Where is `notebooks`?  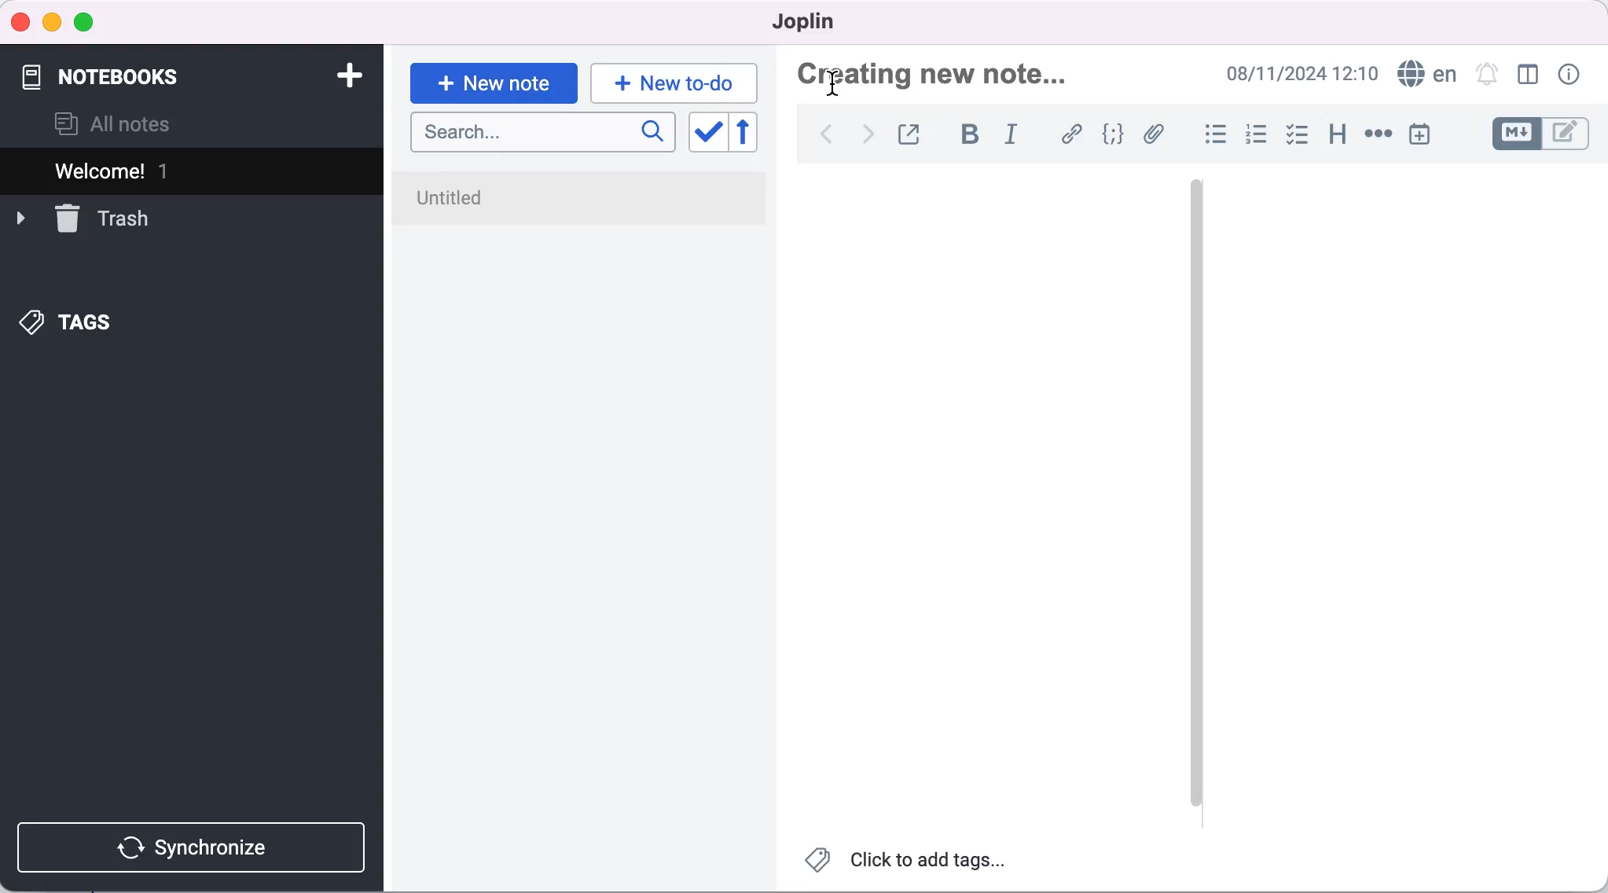 notebooks is located at coordinates (123, 73).